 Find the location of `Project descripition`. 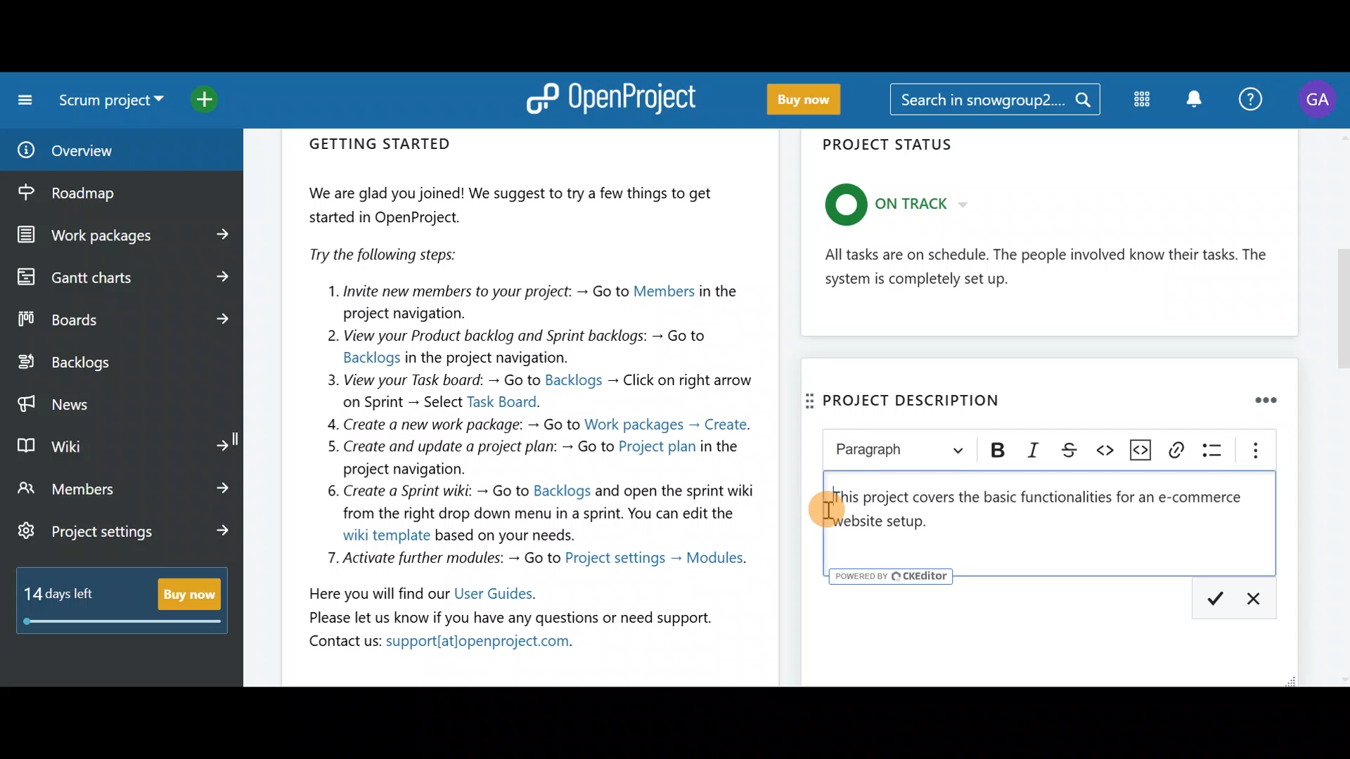

Project descripition is located at coordinates (916, 398).